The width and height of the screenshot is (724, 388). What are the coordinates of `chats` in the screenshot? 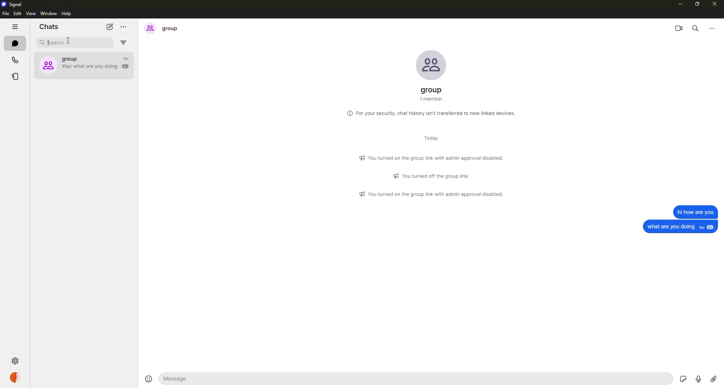 It's located at (48, 27).